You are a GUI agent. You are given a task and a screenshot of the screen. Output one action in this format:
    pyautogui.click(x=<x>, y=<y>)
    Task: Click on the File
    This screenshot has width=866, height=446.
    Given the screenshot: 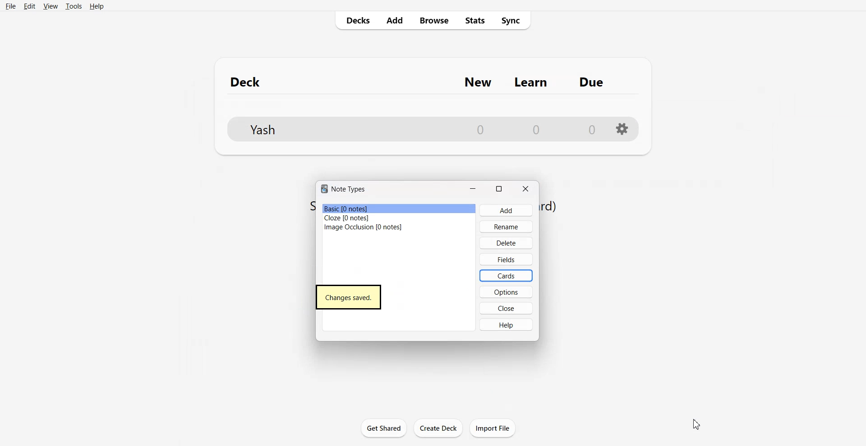 What is the action you would take?
    pyautogui.click(x=417, y=128)
    